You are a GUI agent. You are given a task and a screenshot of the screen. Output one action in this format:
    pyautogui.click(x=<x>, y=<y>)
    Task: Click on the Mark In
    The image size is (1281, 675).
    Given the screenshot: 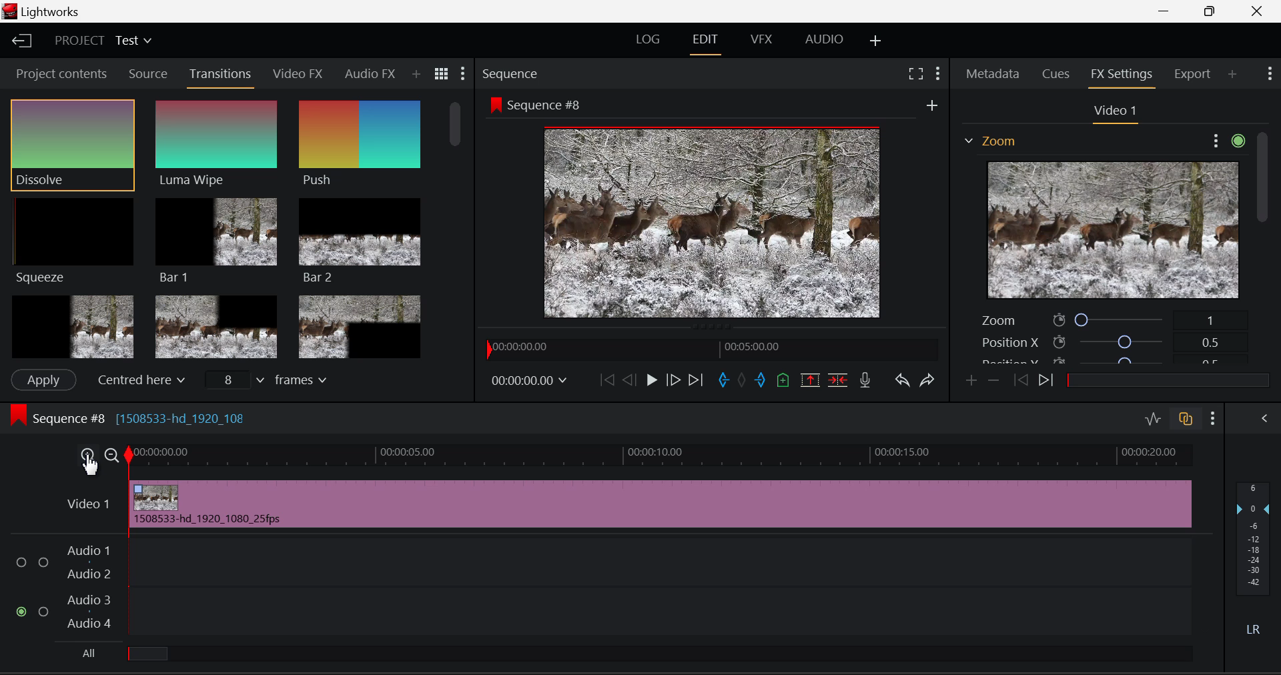 What is the action you would take?
    pyautogui.click(x=722, y=384)
    